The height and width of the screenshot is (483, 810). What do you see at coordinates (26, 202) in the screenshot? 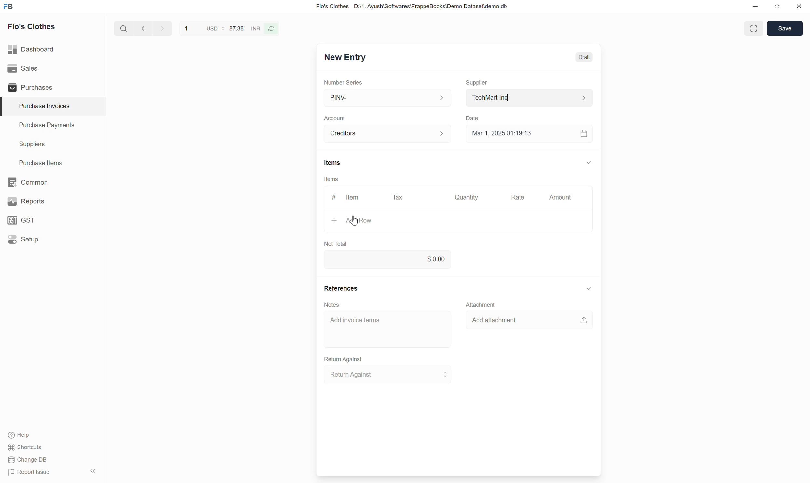
I see `y Reports` at bounding box center [26, 202].